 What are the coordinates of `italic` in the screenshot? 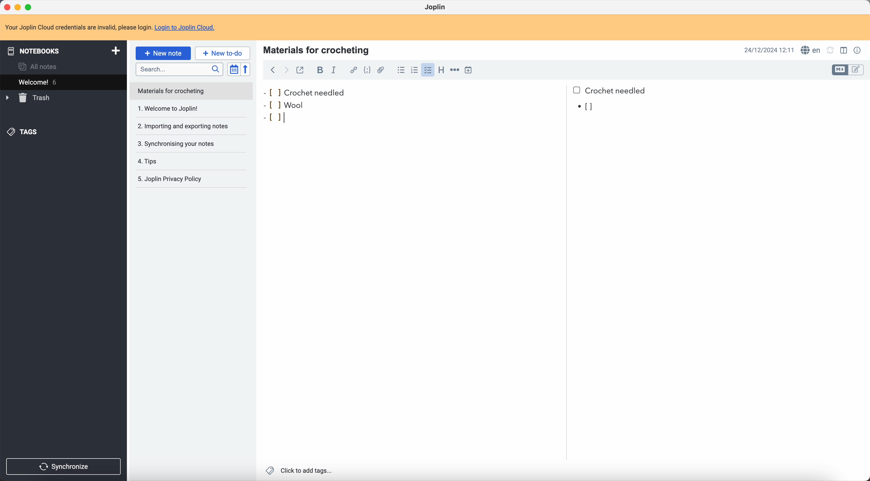 It's located at (335, 70).